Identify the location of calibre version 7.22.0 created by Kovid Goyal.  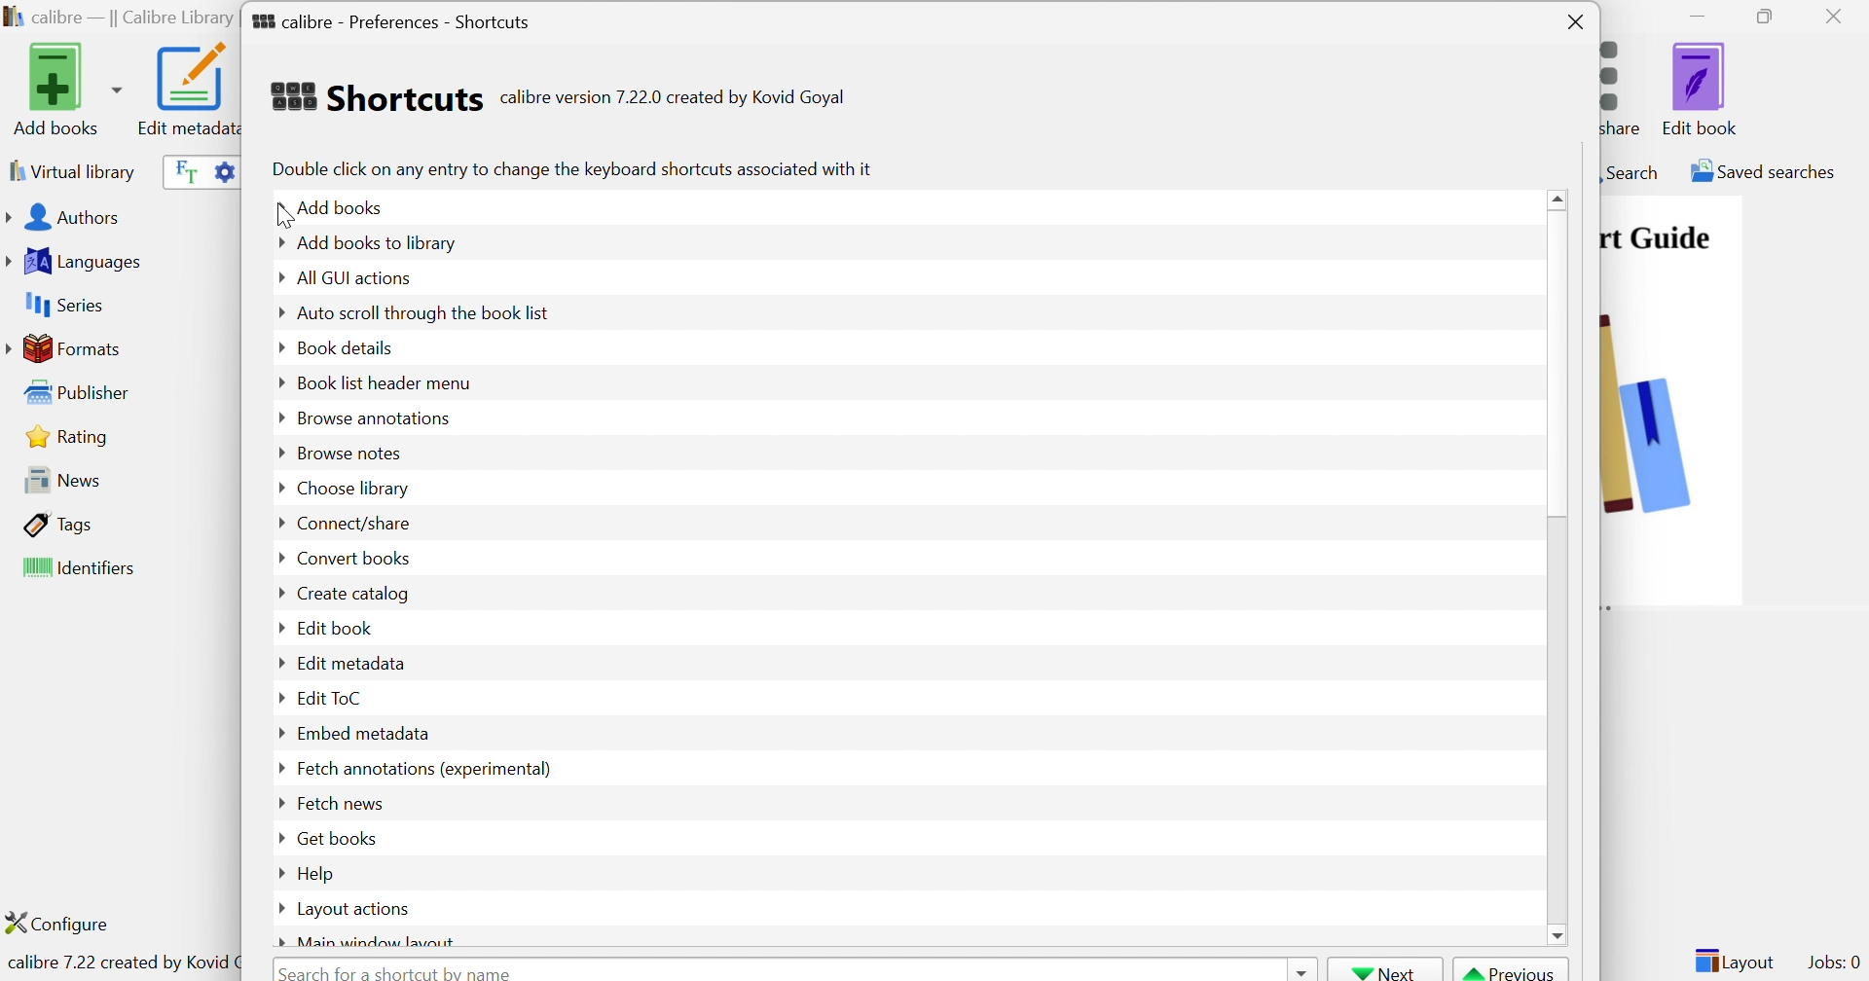
(673, 98).